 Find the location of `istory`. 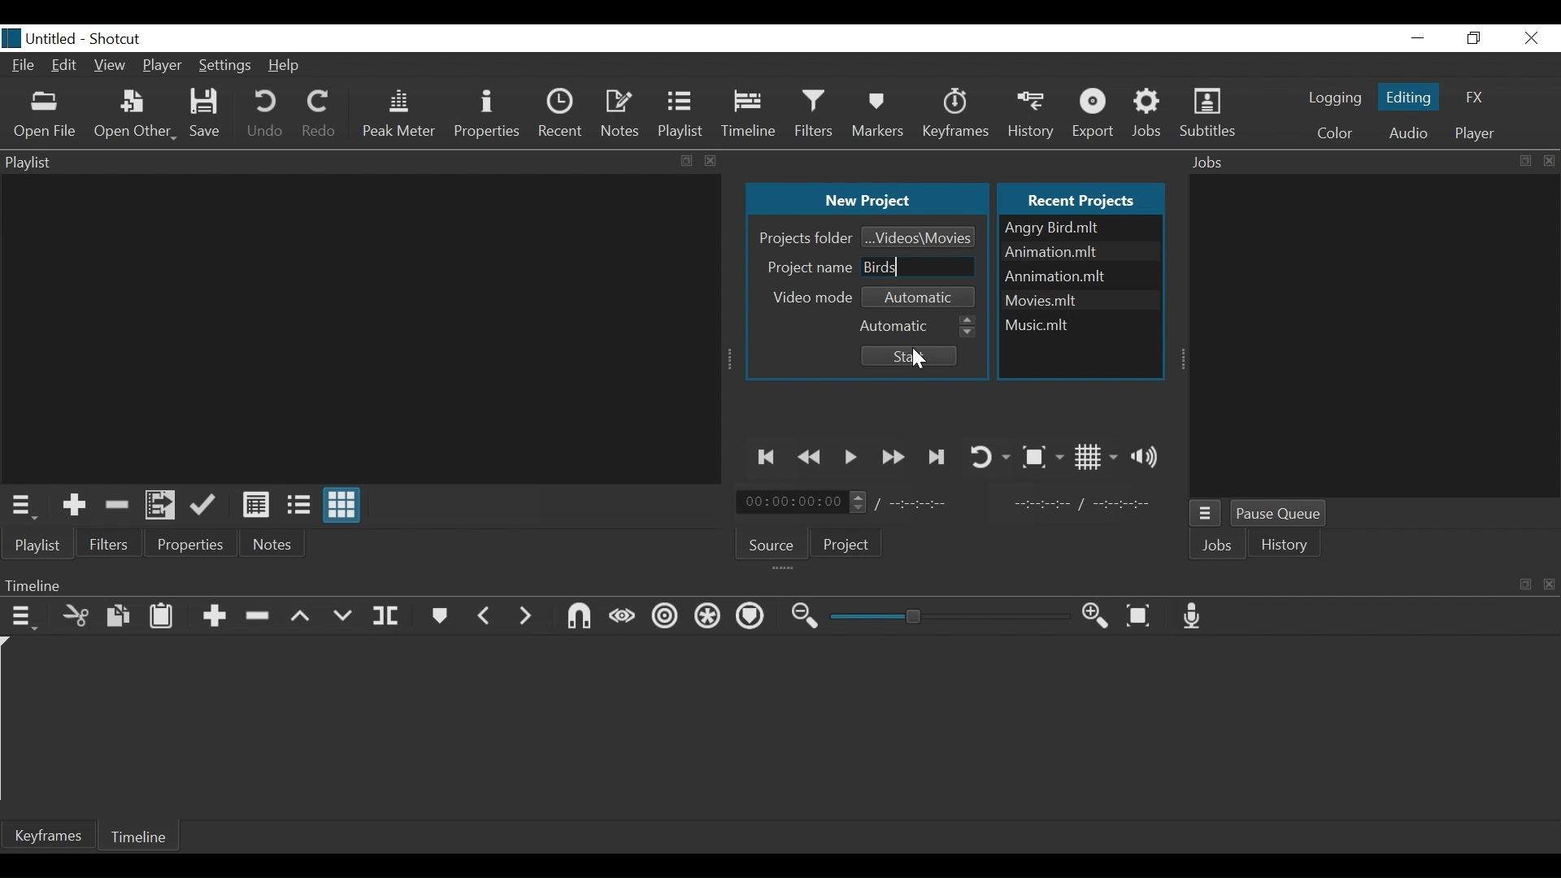

istory is located at coordinates (1289, 545).